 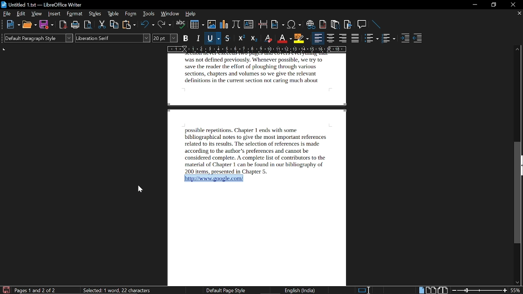 What do you see at coordinates (5, 290) in the screenshot?
I see `save` at bounding box center [5, 290].